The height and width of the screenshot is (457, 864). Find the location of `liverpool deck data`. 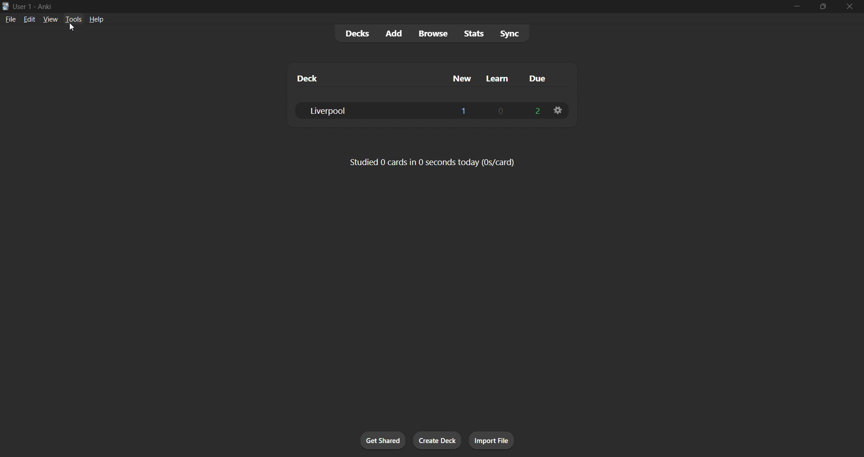

liverpool deck data is located at coordinates (364, 110).